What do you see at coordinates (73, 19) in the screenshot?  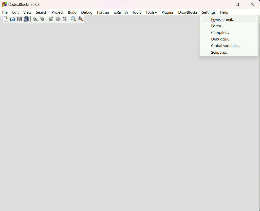 I see `find` at bounding box center [73, 19].